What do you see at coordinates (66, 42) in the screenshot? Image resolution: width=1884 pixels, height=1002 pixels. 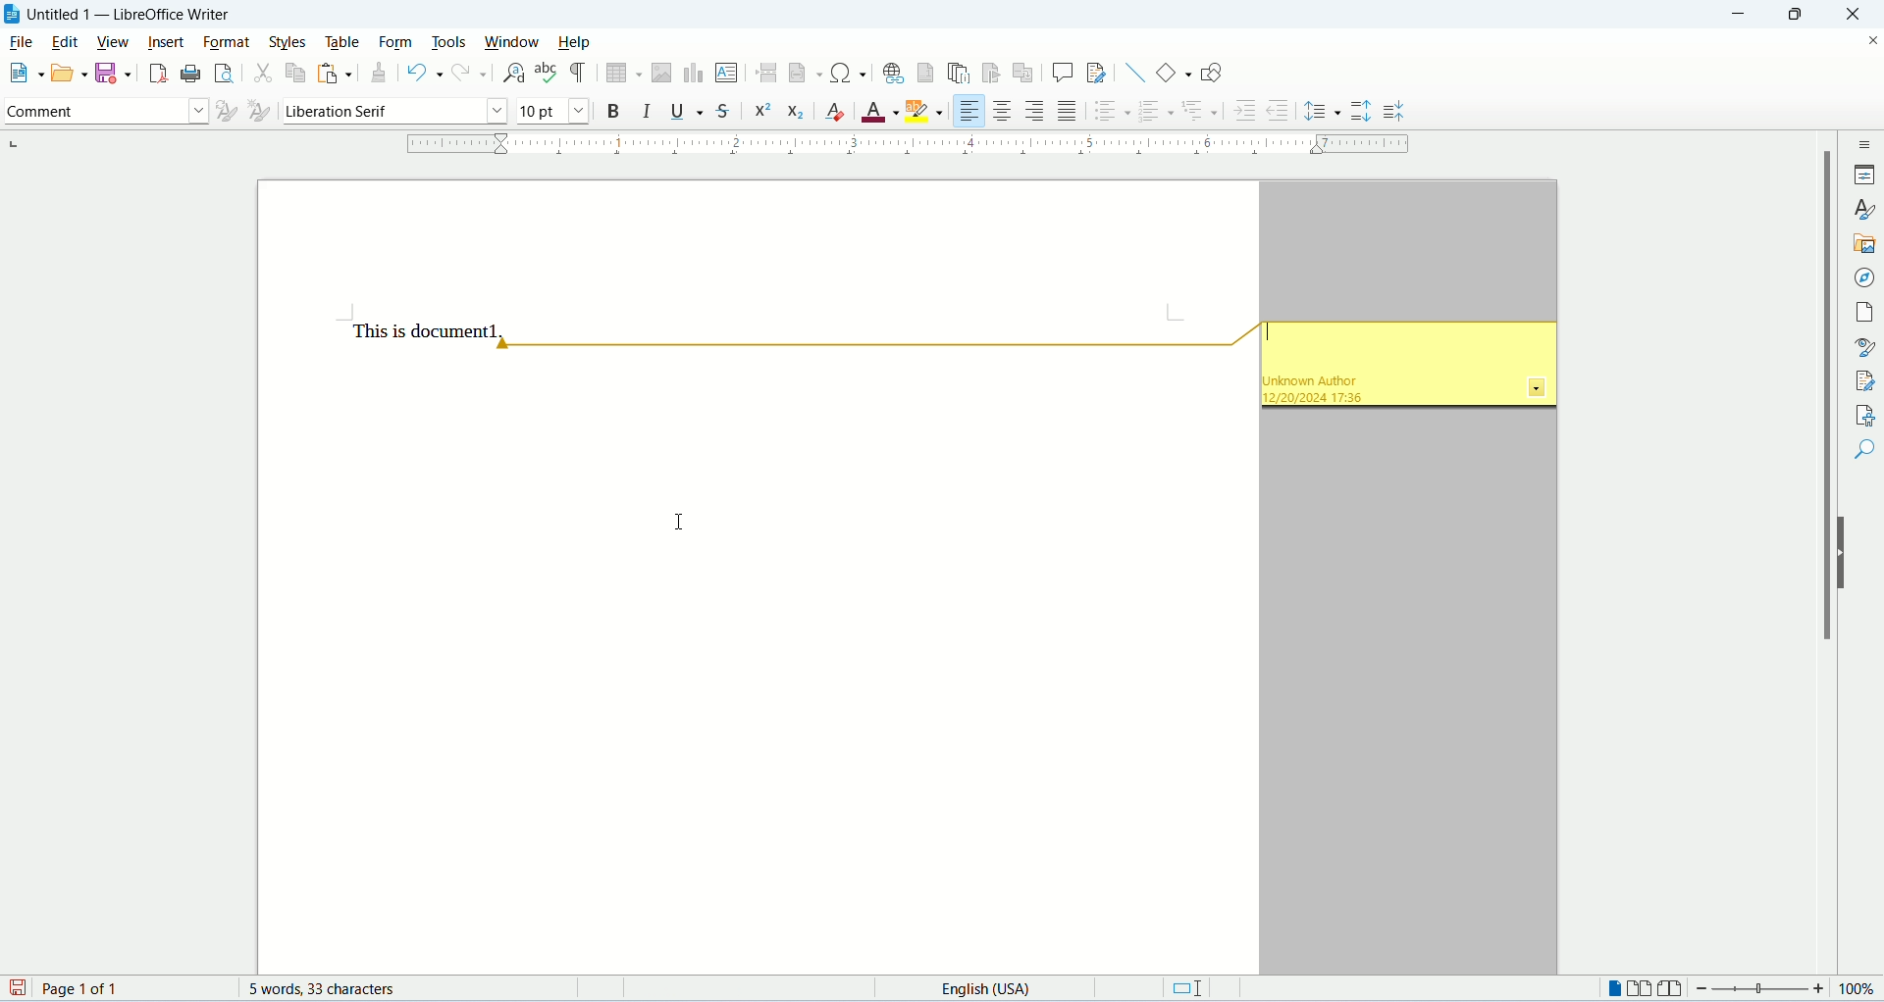 I see `edir` at bounding box center [66, 42].